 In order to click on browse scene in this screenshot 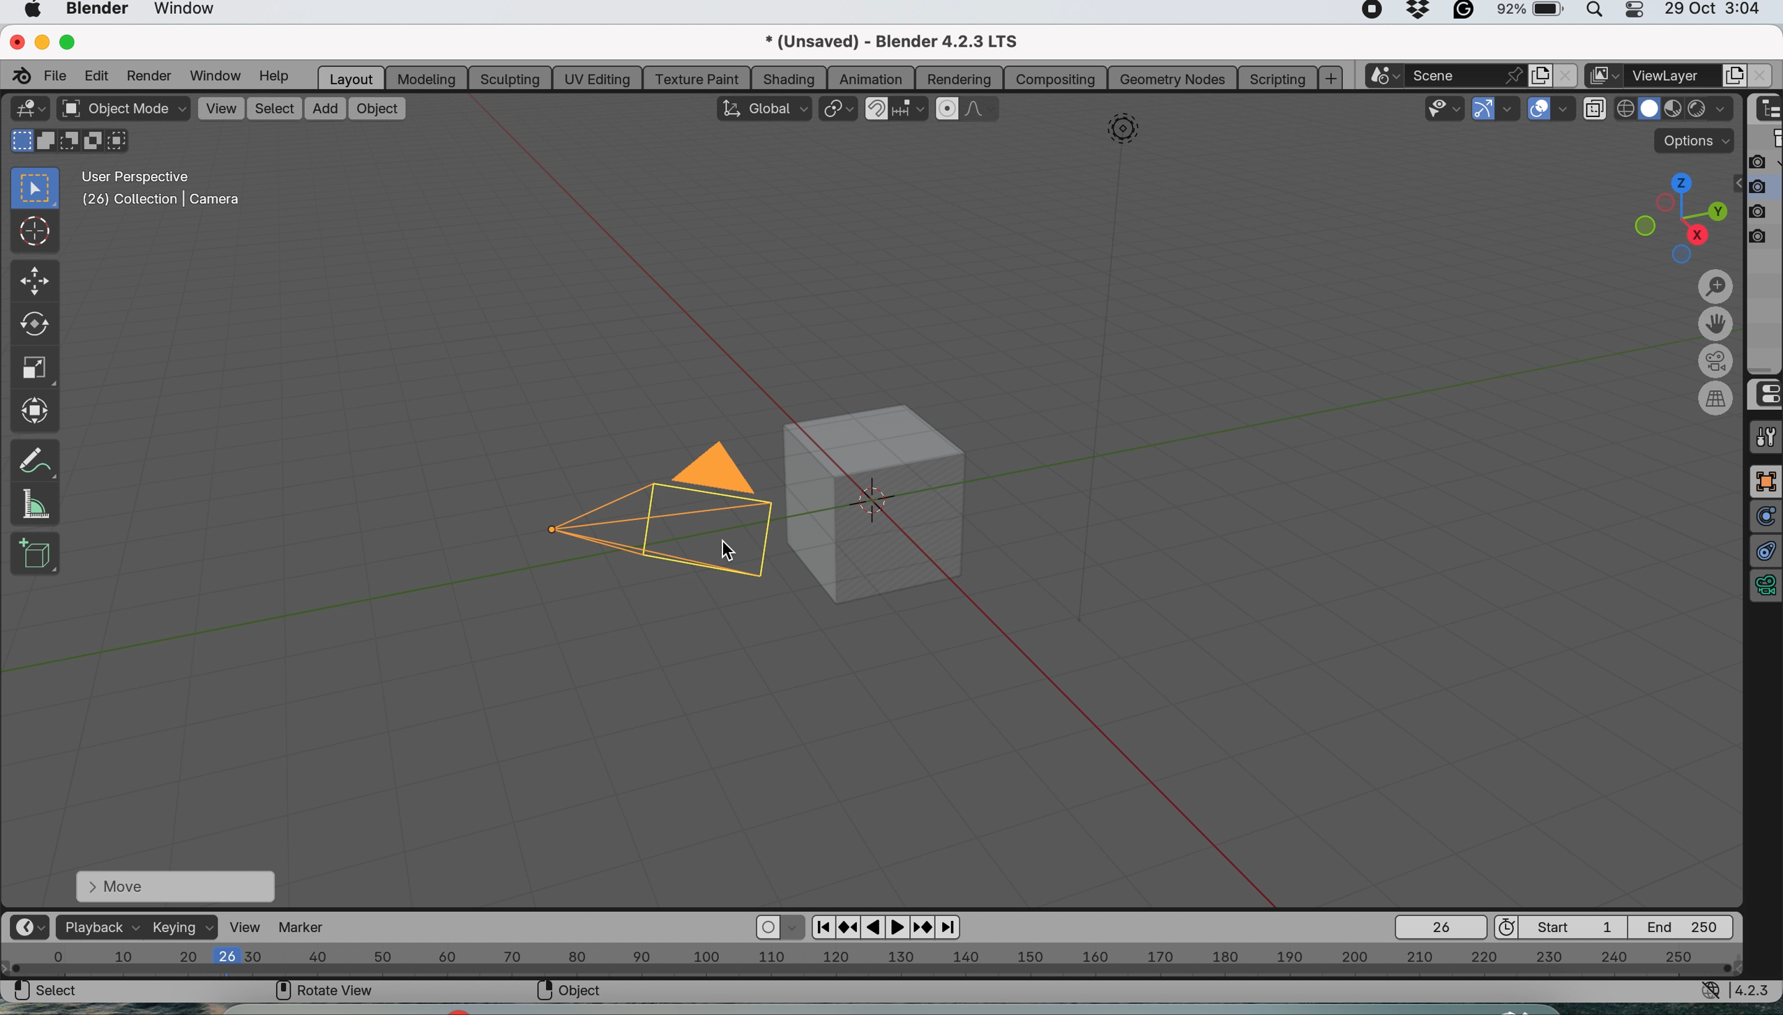, I will do `click(1388, 76)`.